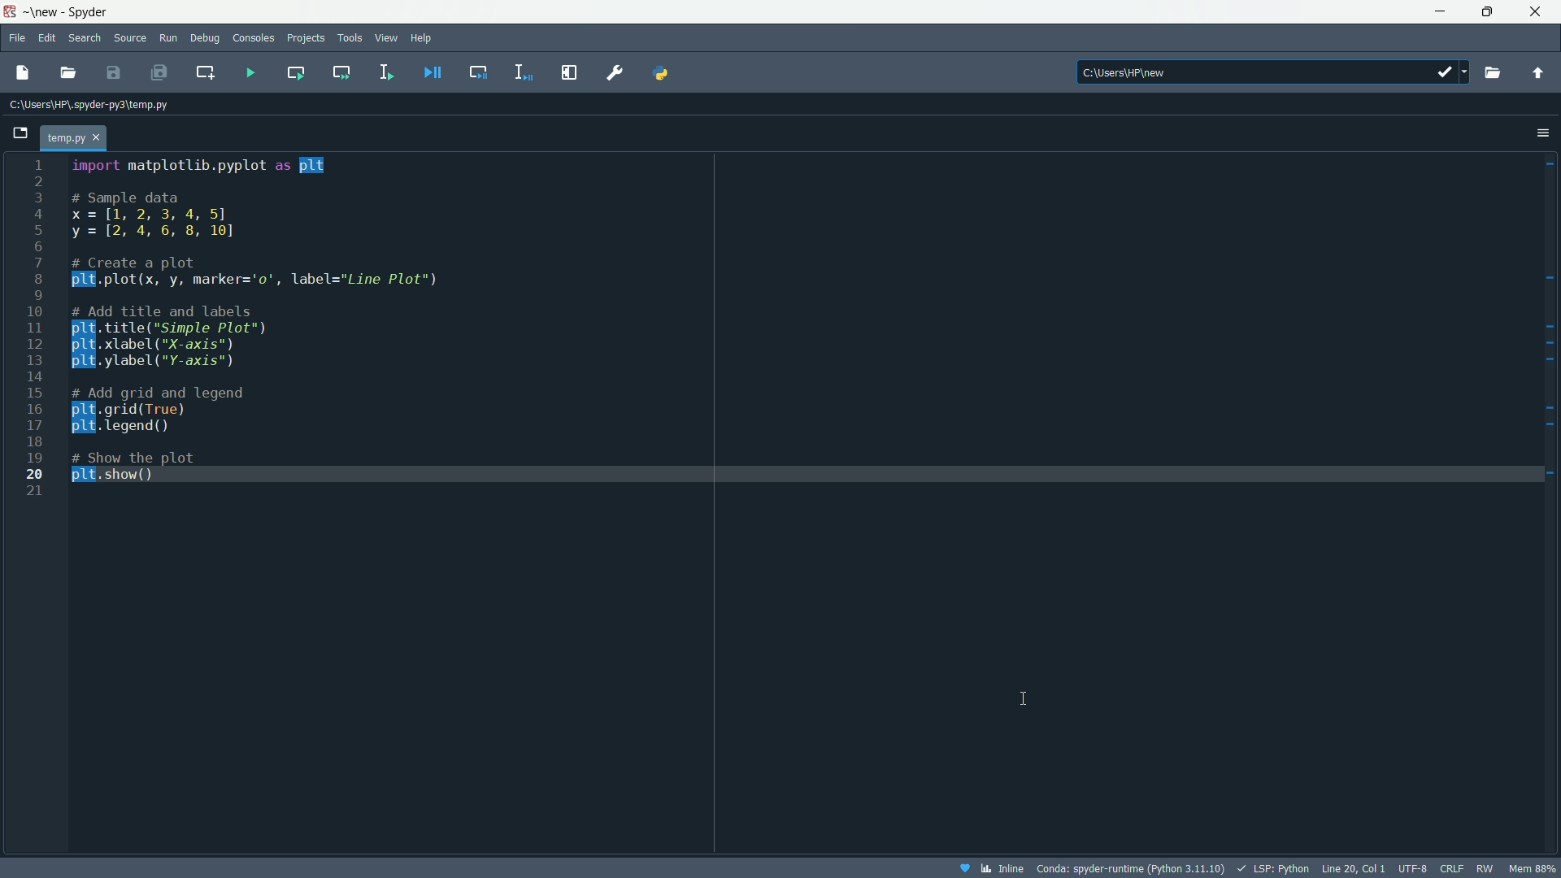 This screenshot has height=878, width=1561. I want to click on open file, so click(69, 73).